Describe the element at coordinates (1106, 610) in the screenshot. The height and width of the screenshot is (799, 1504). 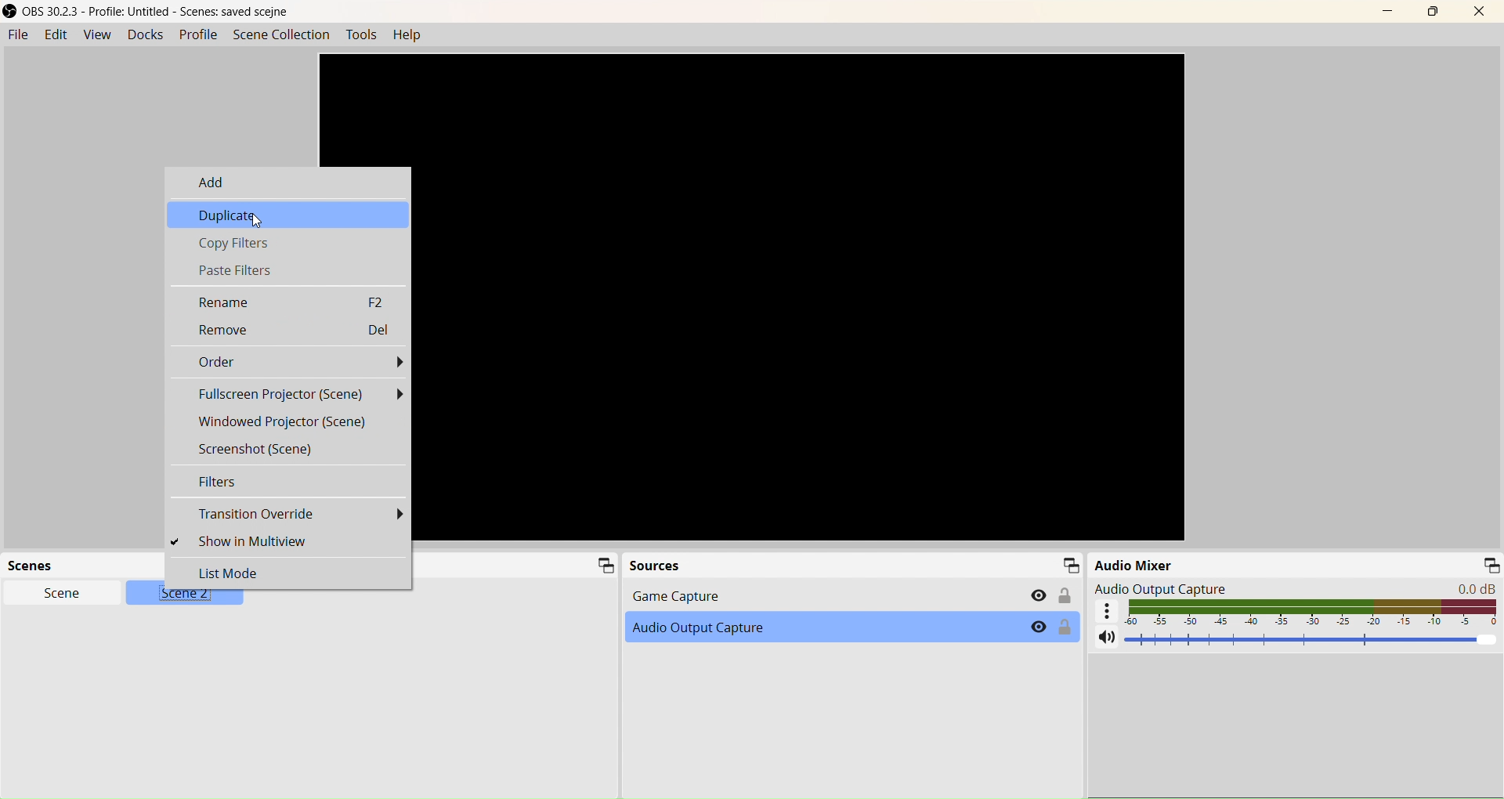
I see `More` at that location.